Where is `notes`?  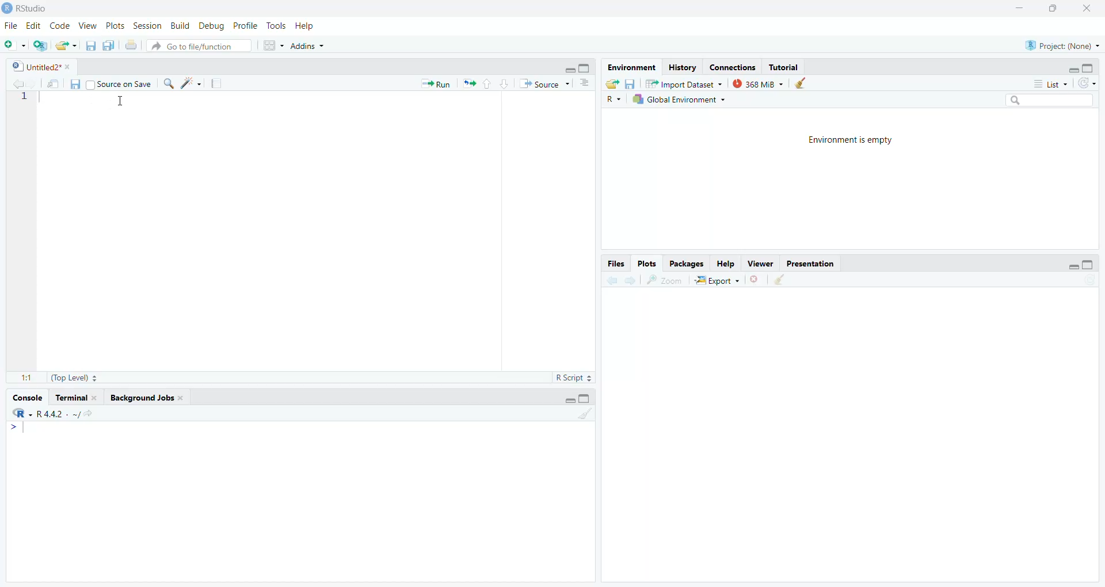
notes is located at coordinates (219, 83).